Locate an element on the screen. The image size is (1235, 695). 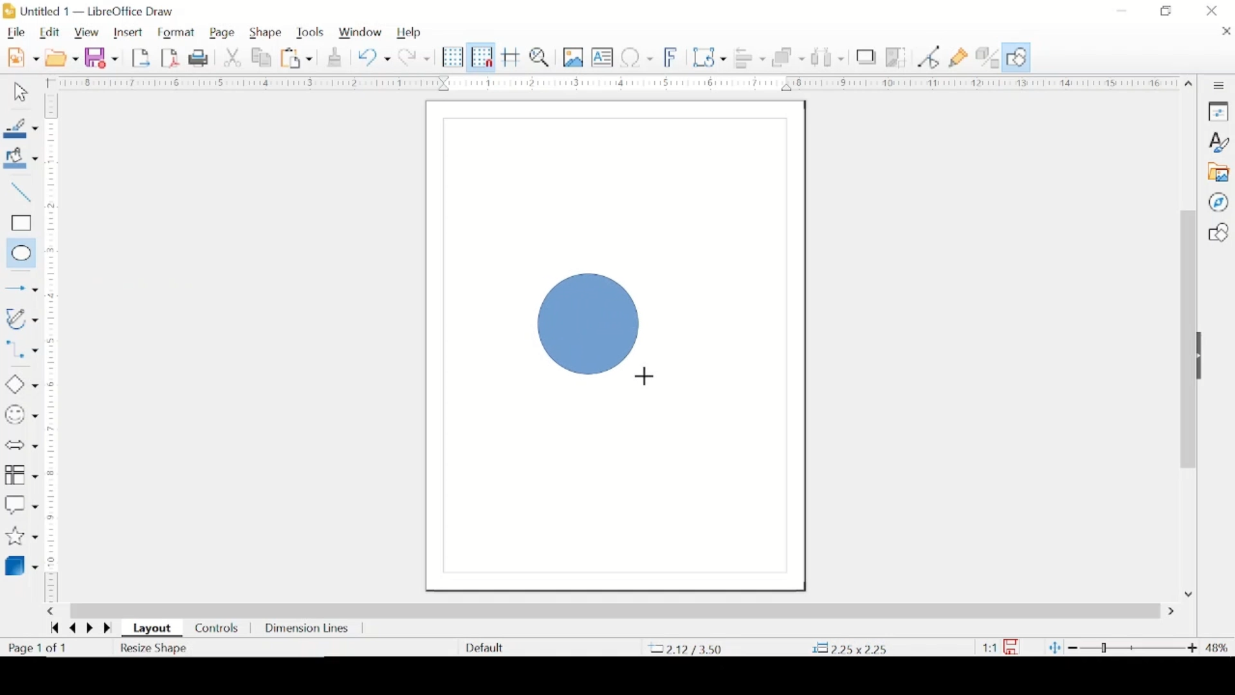
shadow is located at coordinates (866, 57).